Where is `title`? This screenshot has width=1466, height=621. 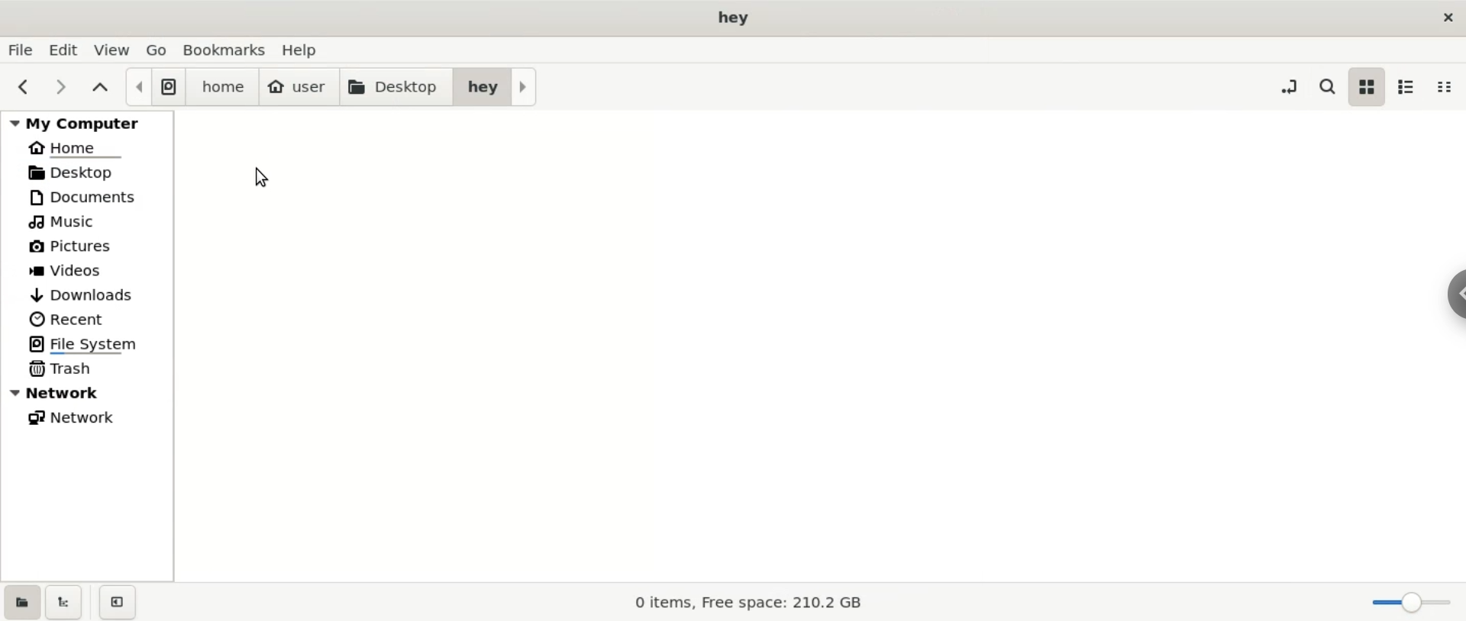 title is located at coordinates (733, 18).